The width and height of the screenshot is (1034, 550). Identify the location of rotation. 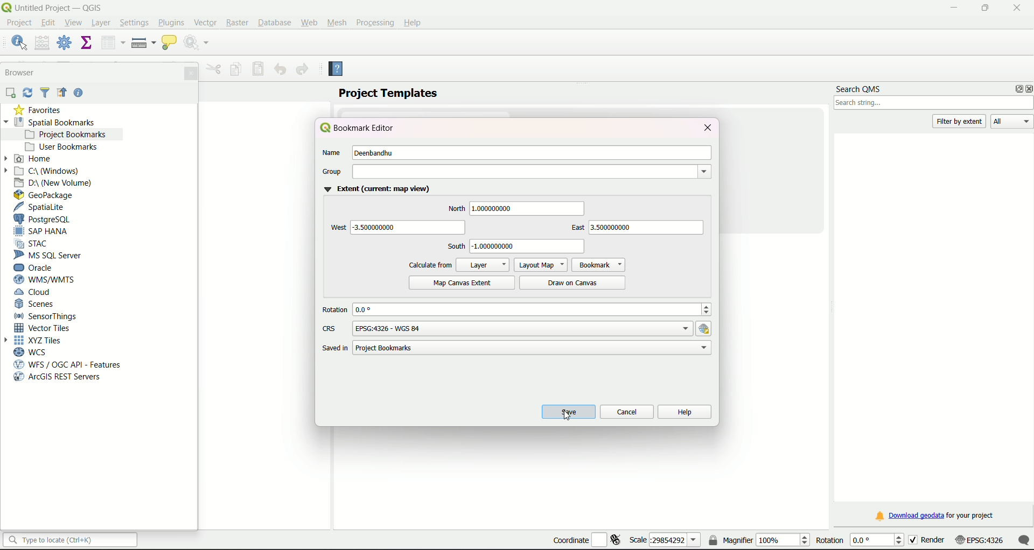
(514, 309).